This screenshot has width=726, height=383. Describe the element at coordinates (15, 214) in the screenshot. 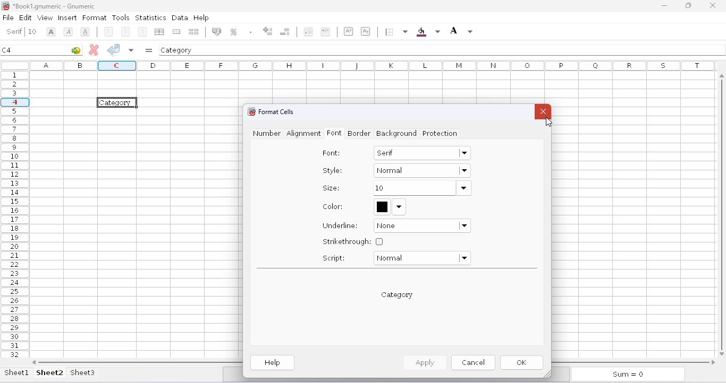

I see `rows` at that location.